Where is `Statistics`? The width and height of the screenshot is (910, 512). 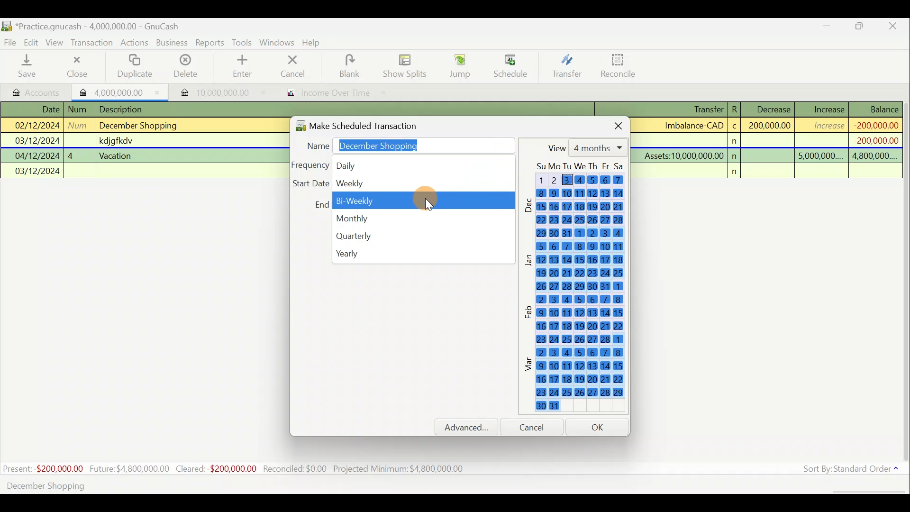
Statistics is located at coordinates (235, 469).